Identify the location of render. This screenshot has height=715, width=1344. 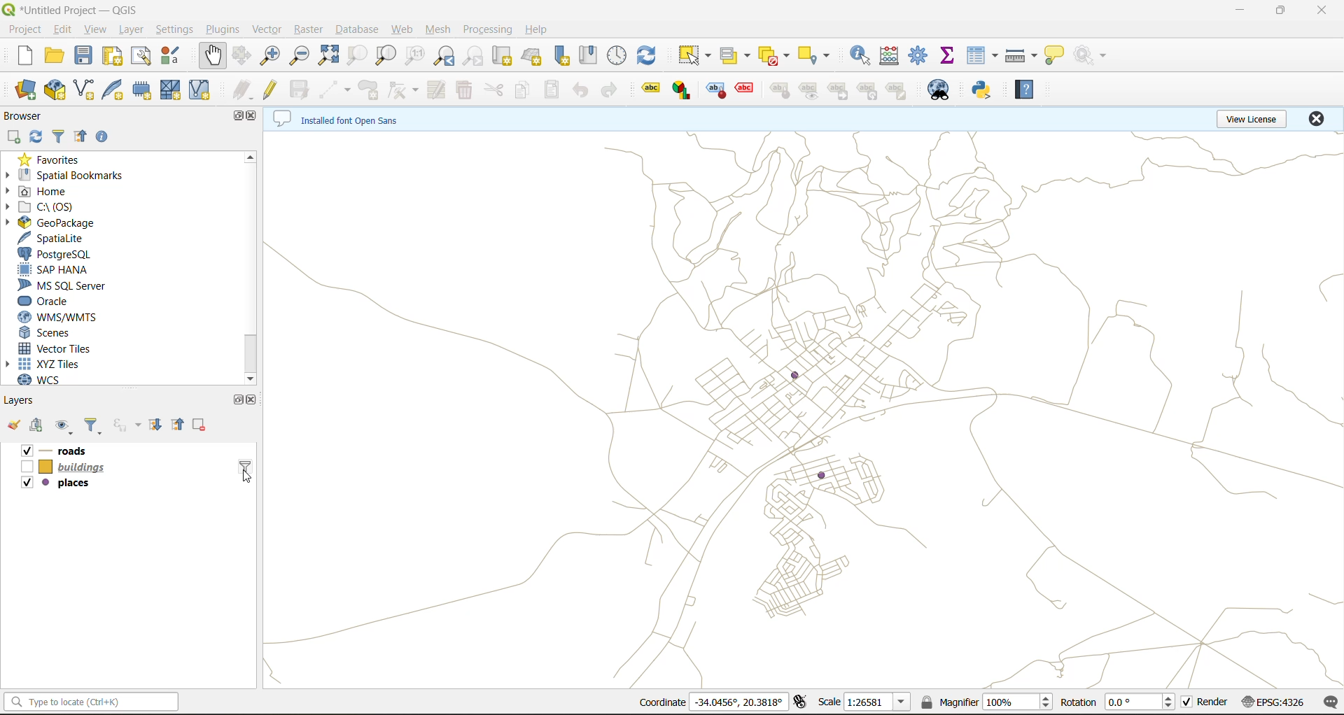
(1205, 702).